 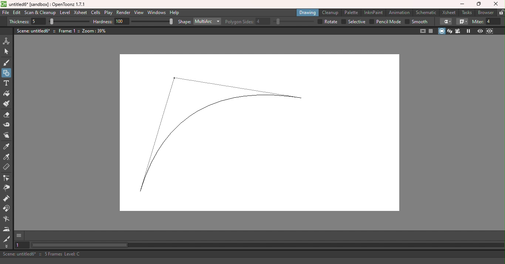 What do you see at coordinates (469, 31) in the screenshot?
I see `Freeze` at bounding box center [469, 31].